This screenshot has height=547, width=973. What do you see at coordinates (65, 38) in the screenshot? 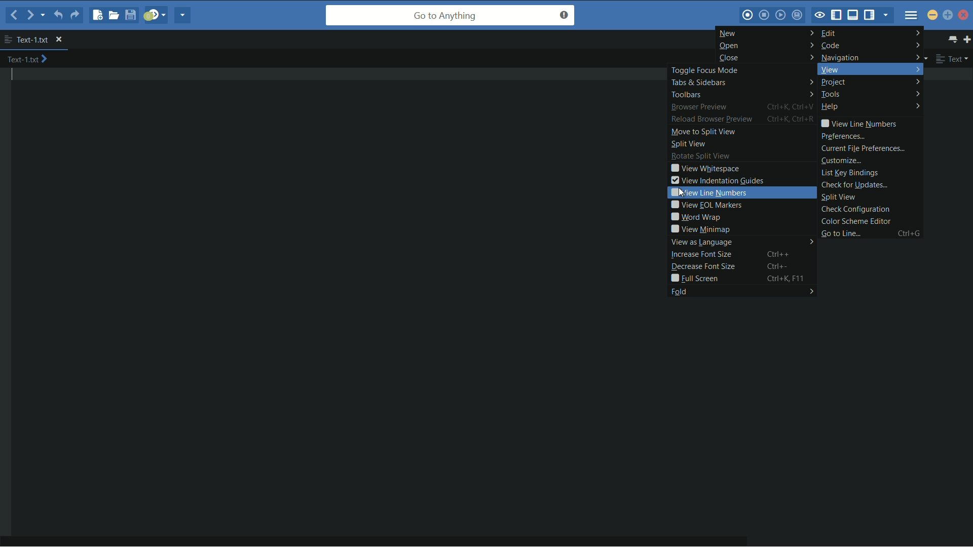
I see `close` at bounding box center [65, 38].